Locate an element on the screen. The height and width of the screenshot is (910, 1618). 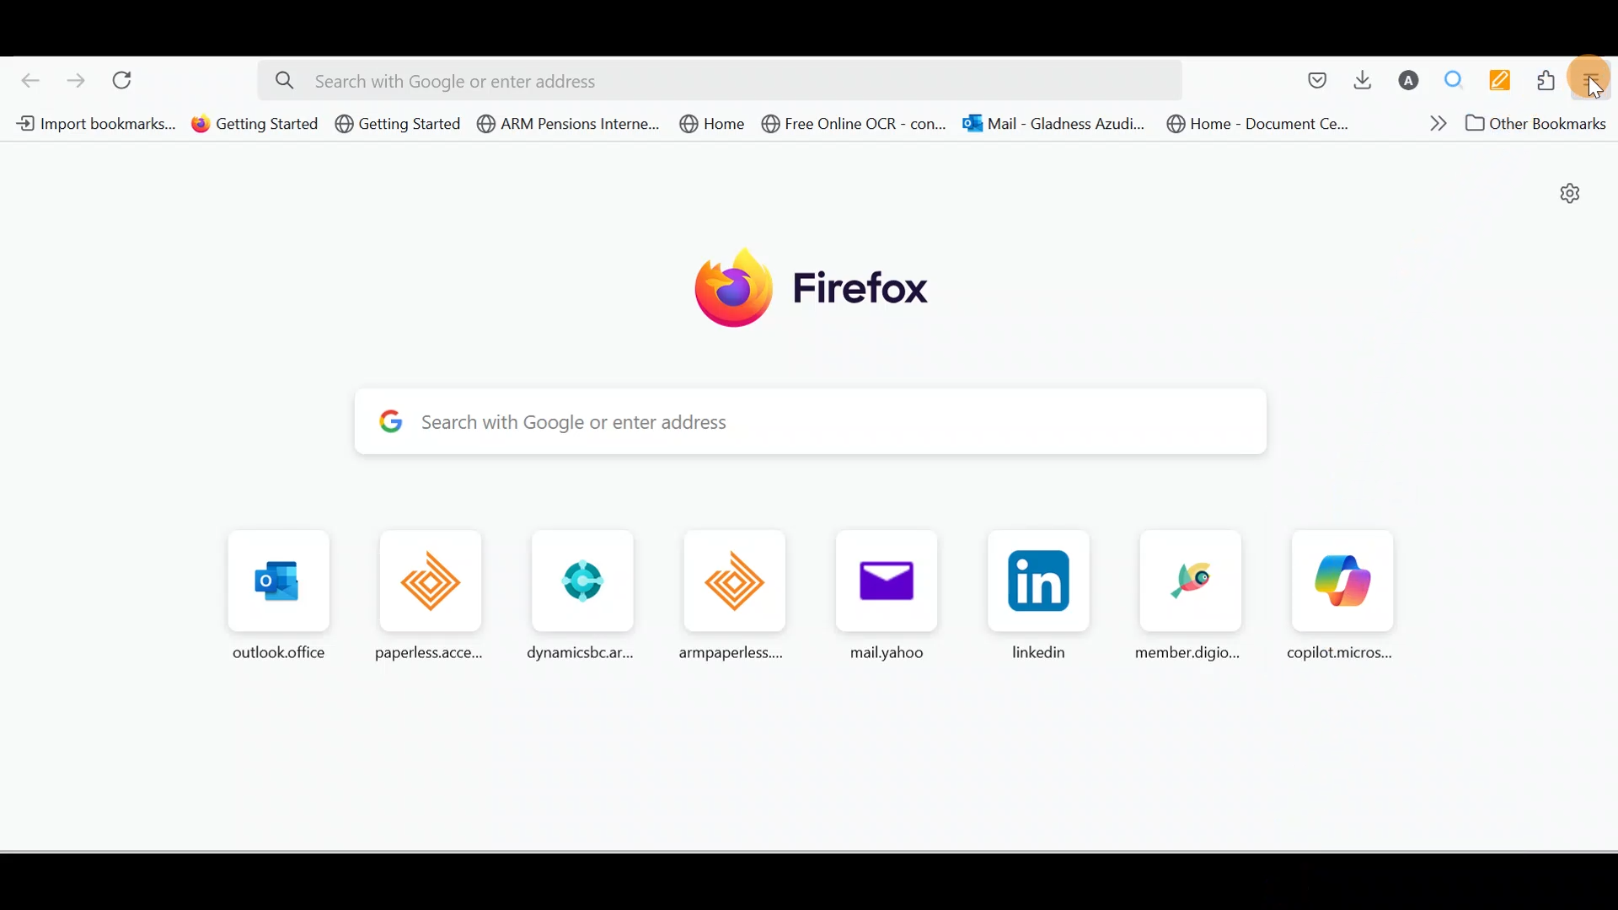
) Free Online OCR - con... is located at coordinates (860, 123).